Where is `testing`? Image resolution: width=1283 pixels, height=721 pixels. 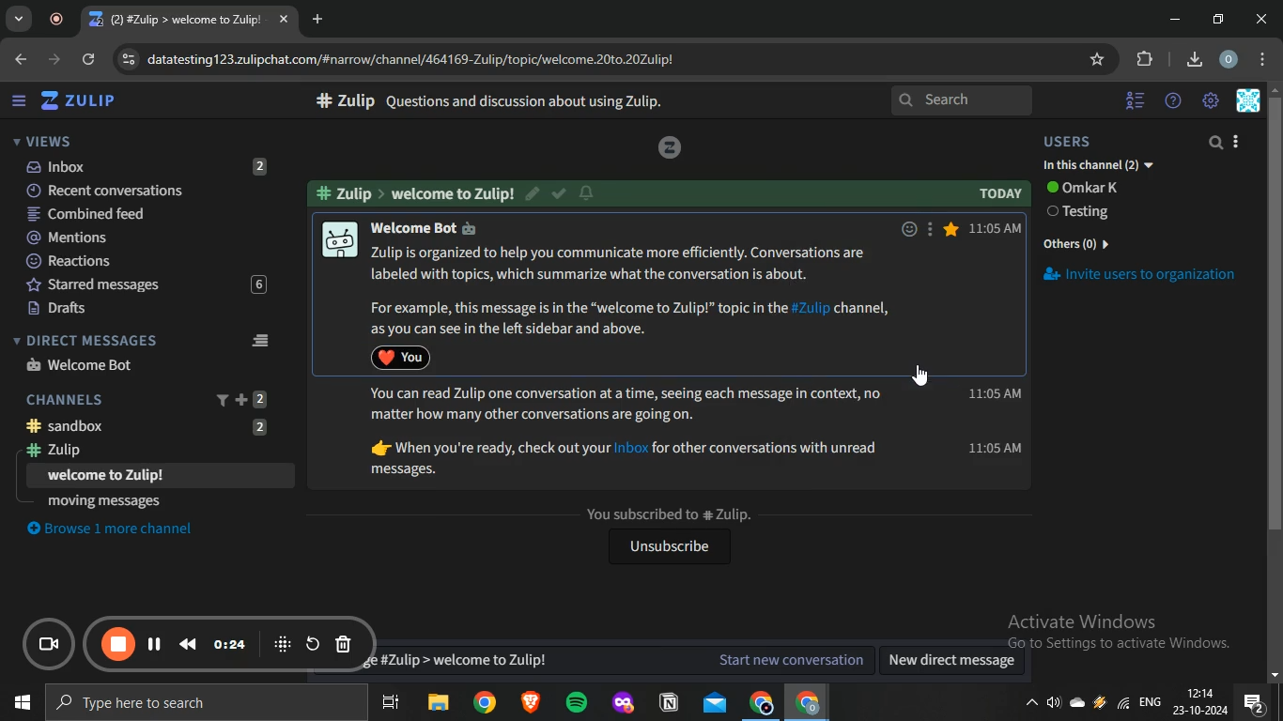 testing is located at coordinates (1083, 213).